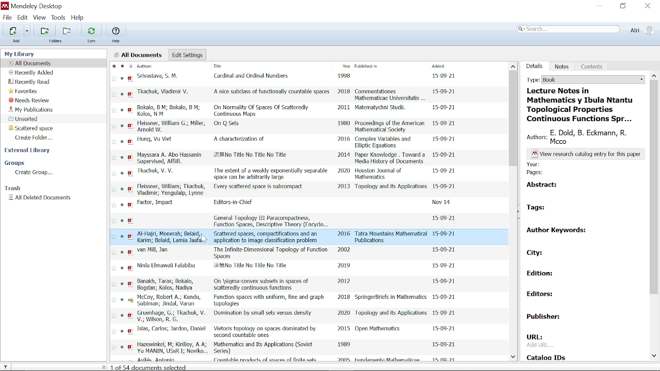 This screenshot has width=660, height=371. What do you see at coordinates (23, 18) in the screenshot?
I see `Edit` at bounding box center [23, 18].